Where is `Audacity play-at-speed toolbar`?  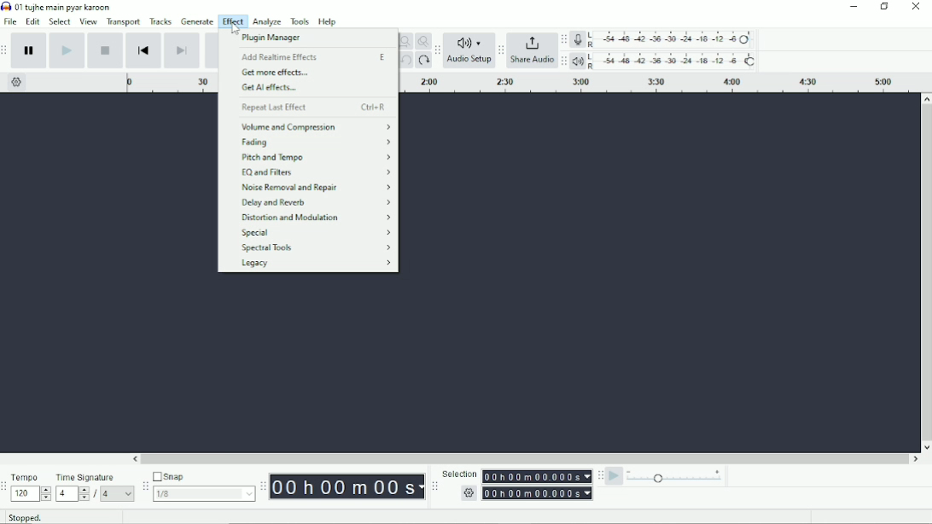 Audacity play-at-speed toolbar is located at coordinates (599, 476).